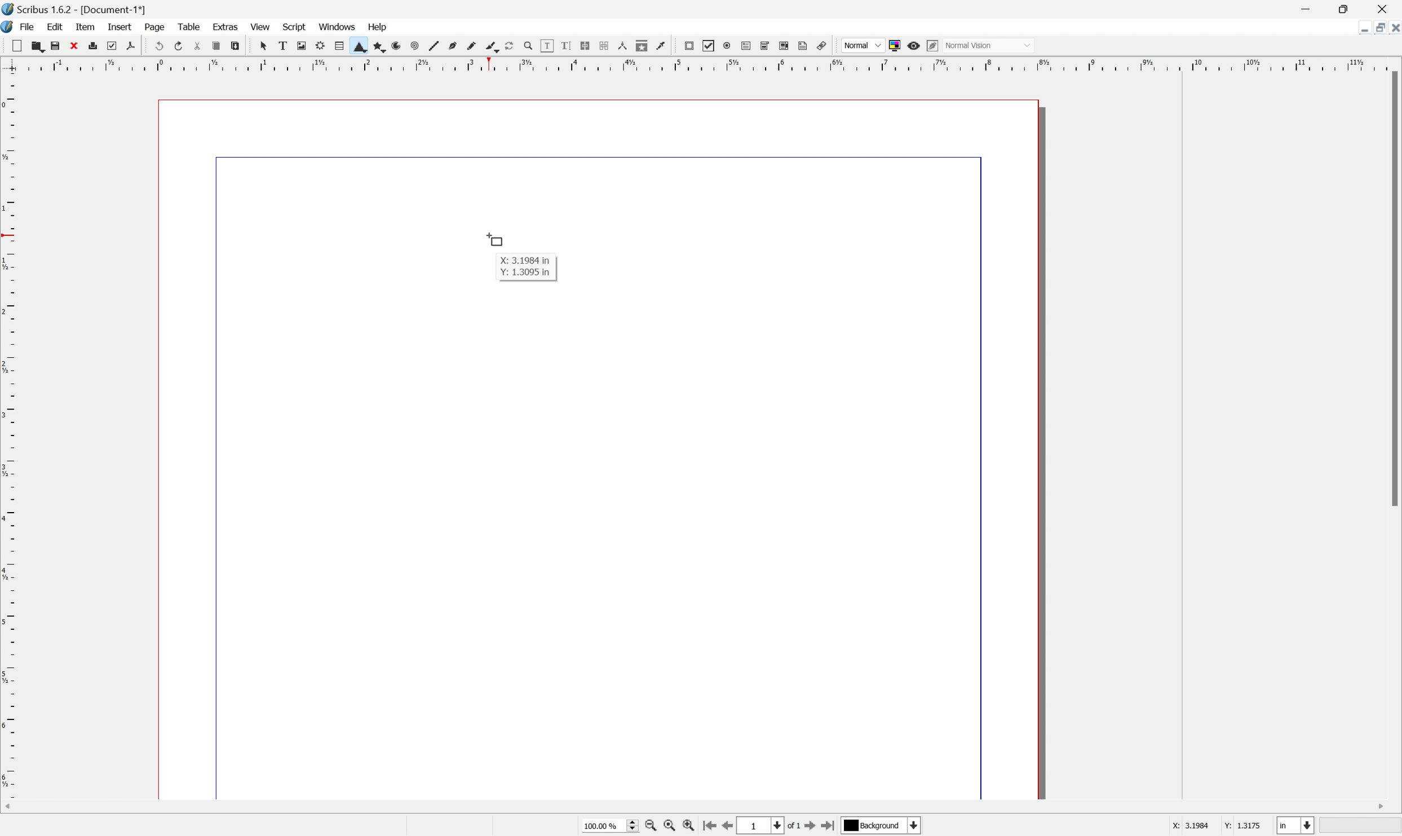 This screenshot has width=1402, height=836. I want to click on Normal, so click(863, 45).